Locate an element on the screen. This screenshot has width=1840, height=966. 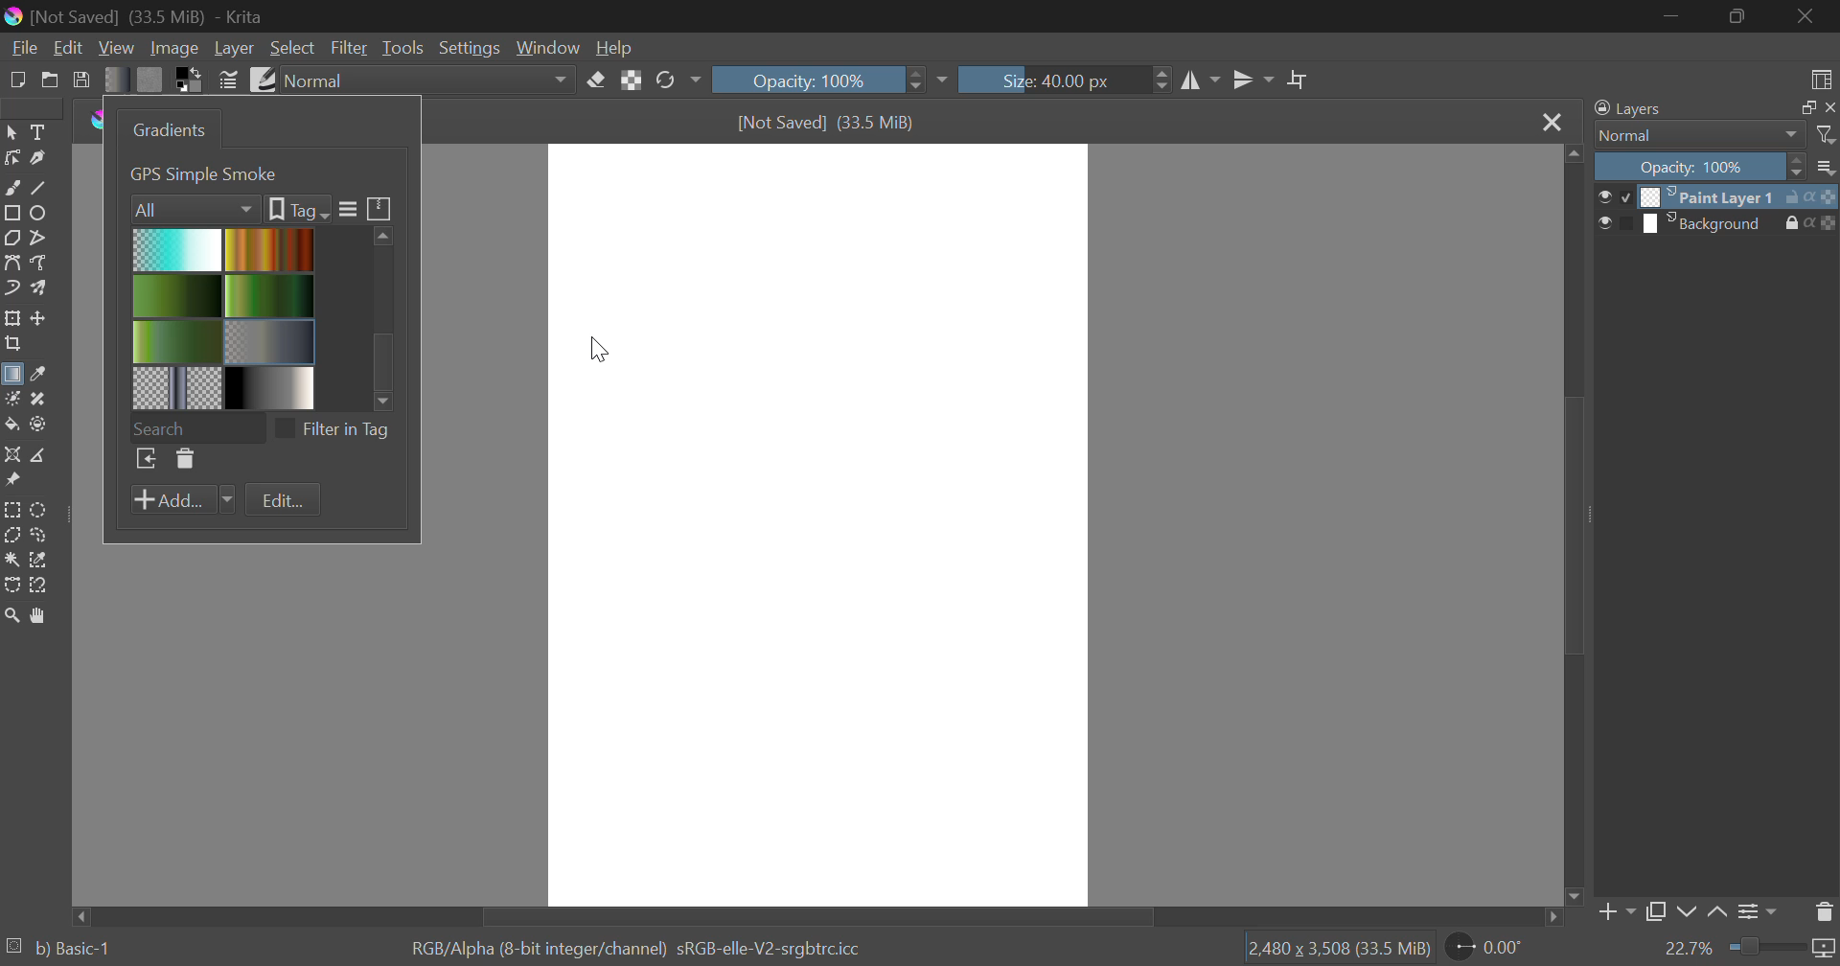
Vertical Mirror Flip is located at coordinates (1201, 82).